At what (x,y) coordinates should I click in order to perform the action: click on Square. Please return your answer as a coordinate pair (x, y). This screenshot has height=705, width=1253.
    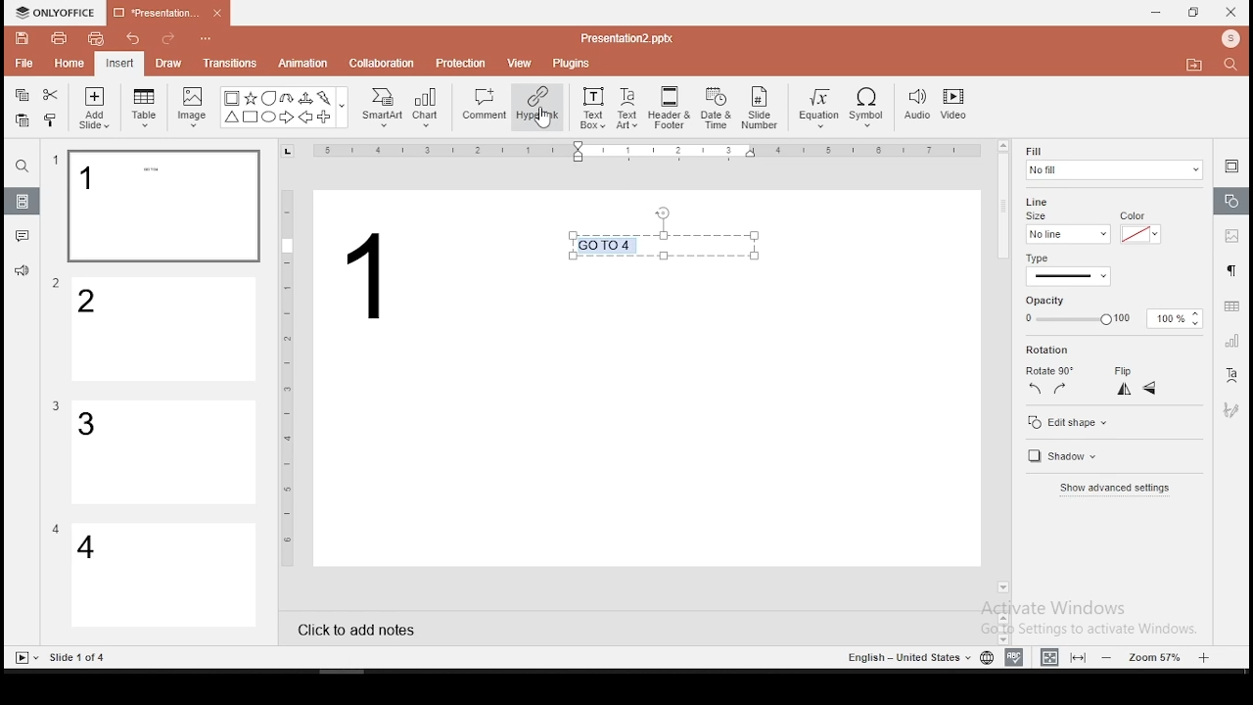
    Looking at the image, I should click on (250, 118).